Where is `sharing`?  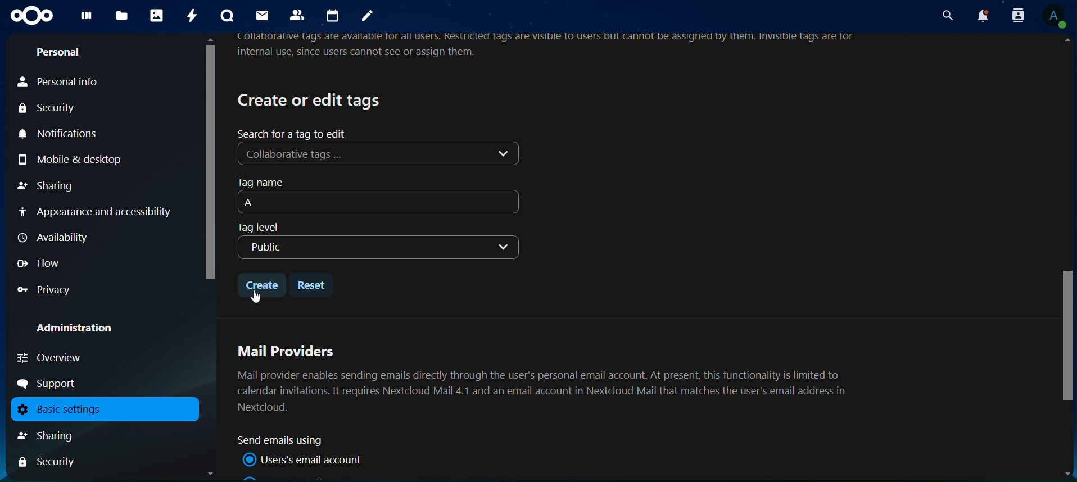 sharing is located at coordinates (58, 435).